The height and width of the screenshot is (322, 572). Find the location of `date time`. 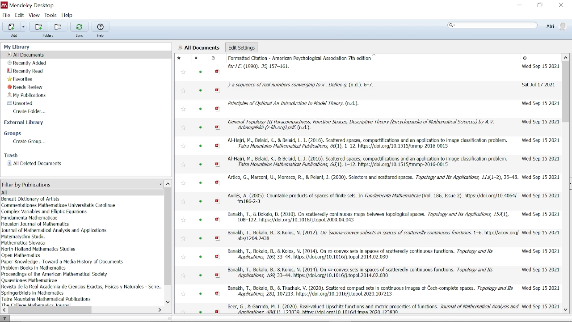

date time is located at coordinates (541, 306).